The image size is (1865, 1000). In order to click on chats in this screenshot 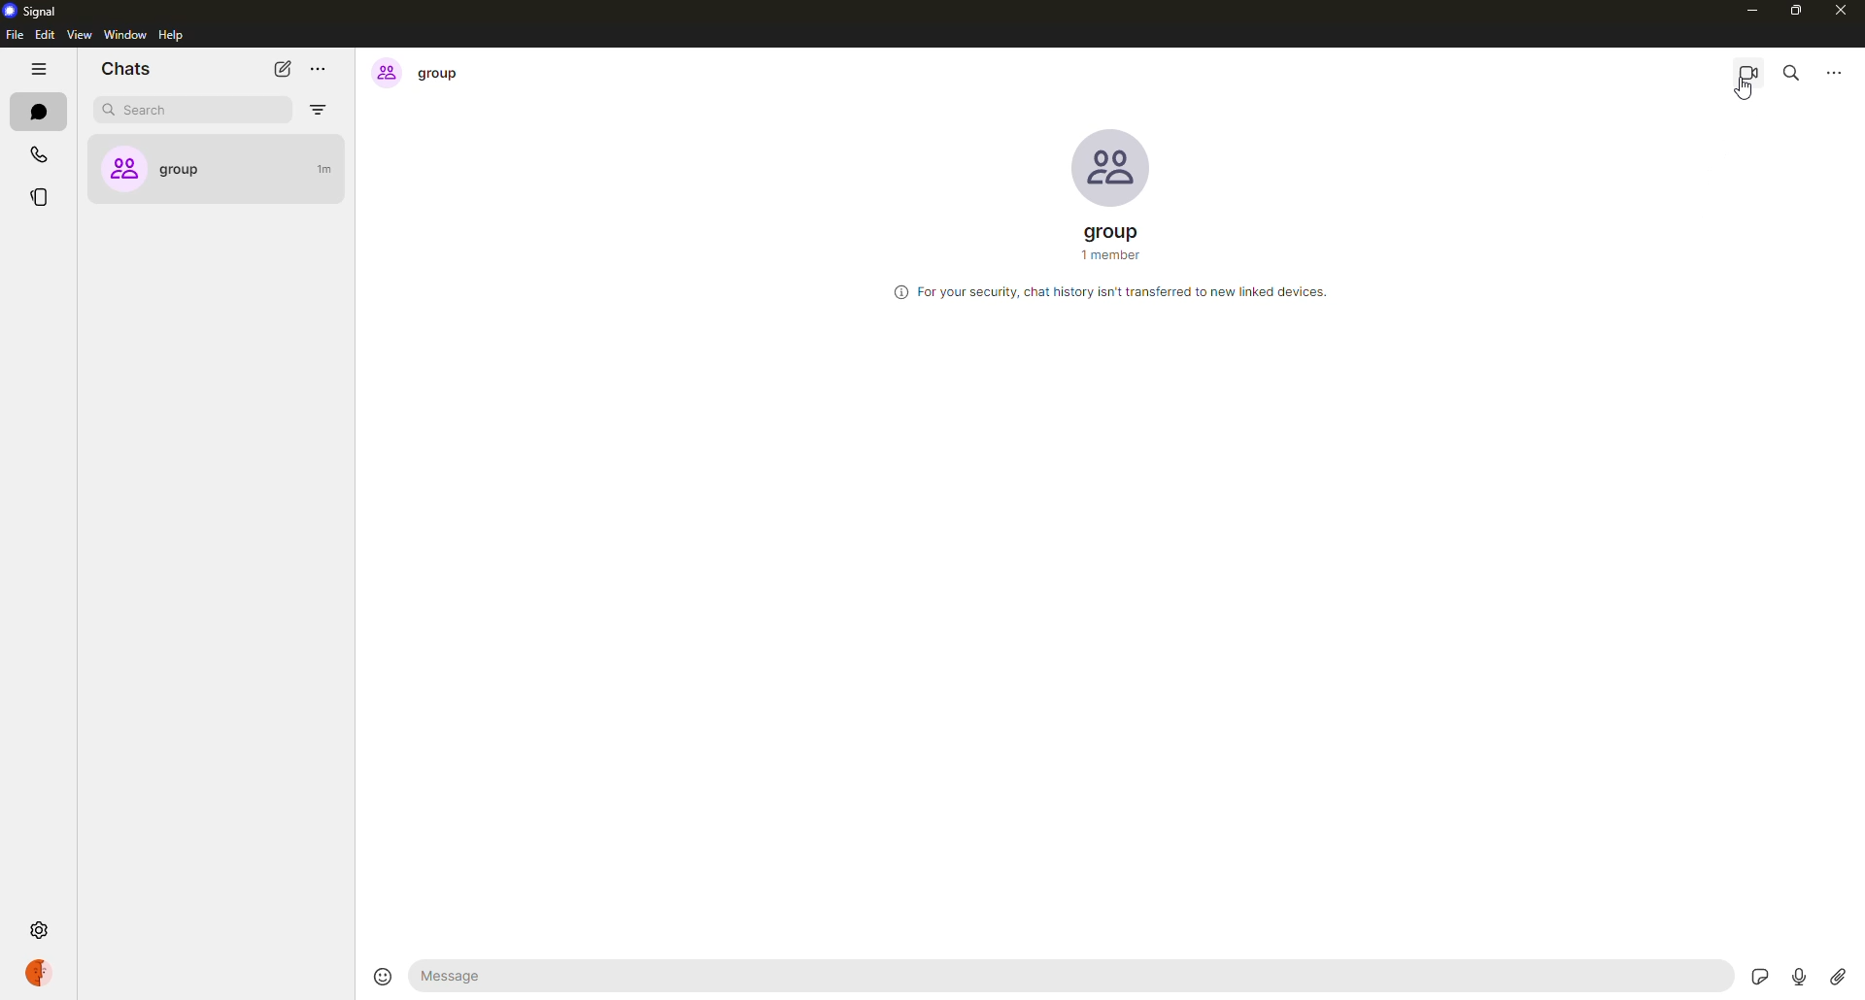, I will do `click(126, 70)`.